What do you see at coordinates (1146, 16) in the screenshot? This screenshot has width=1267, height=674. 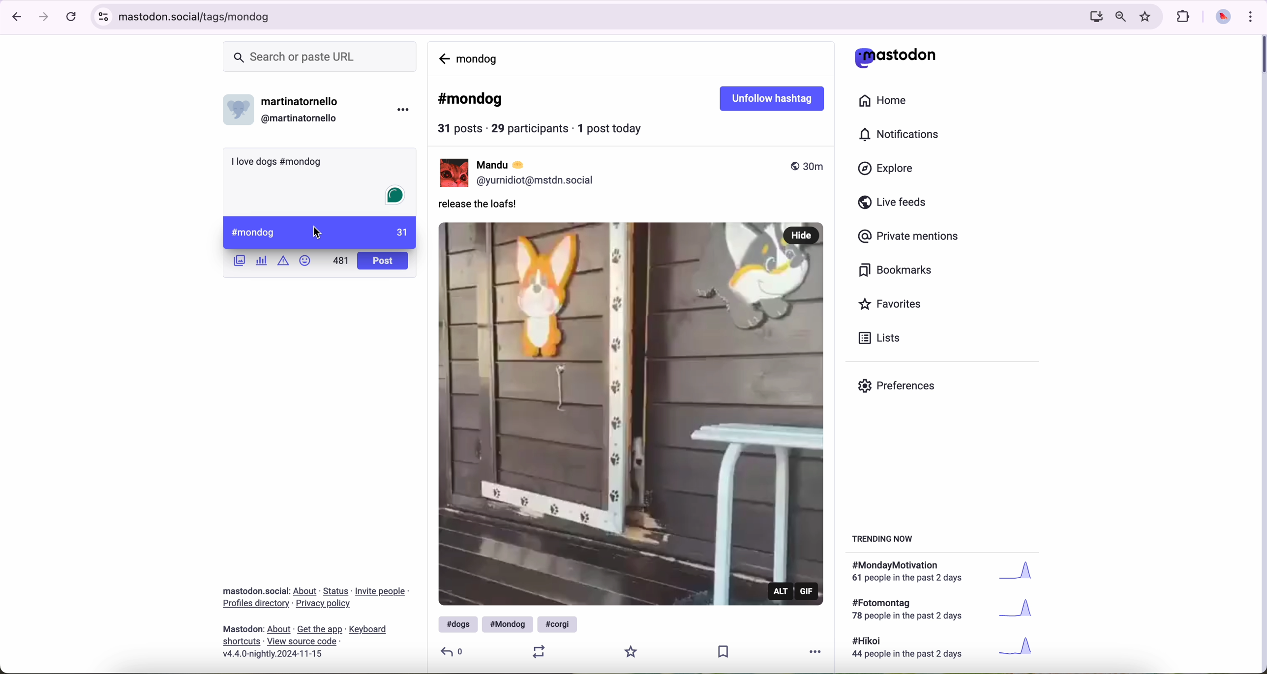 I see `favorites` at bounding box center [1146, 16].